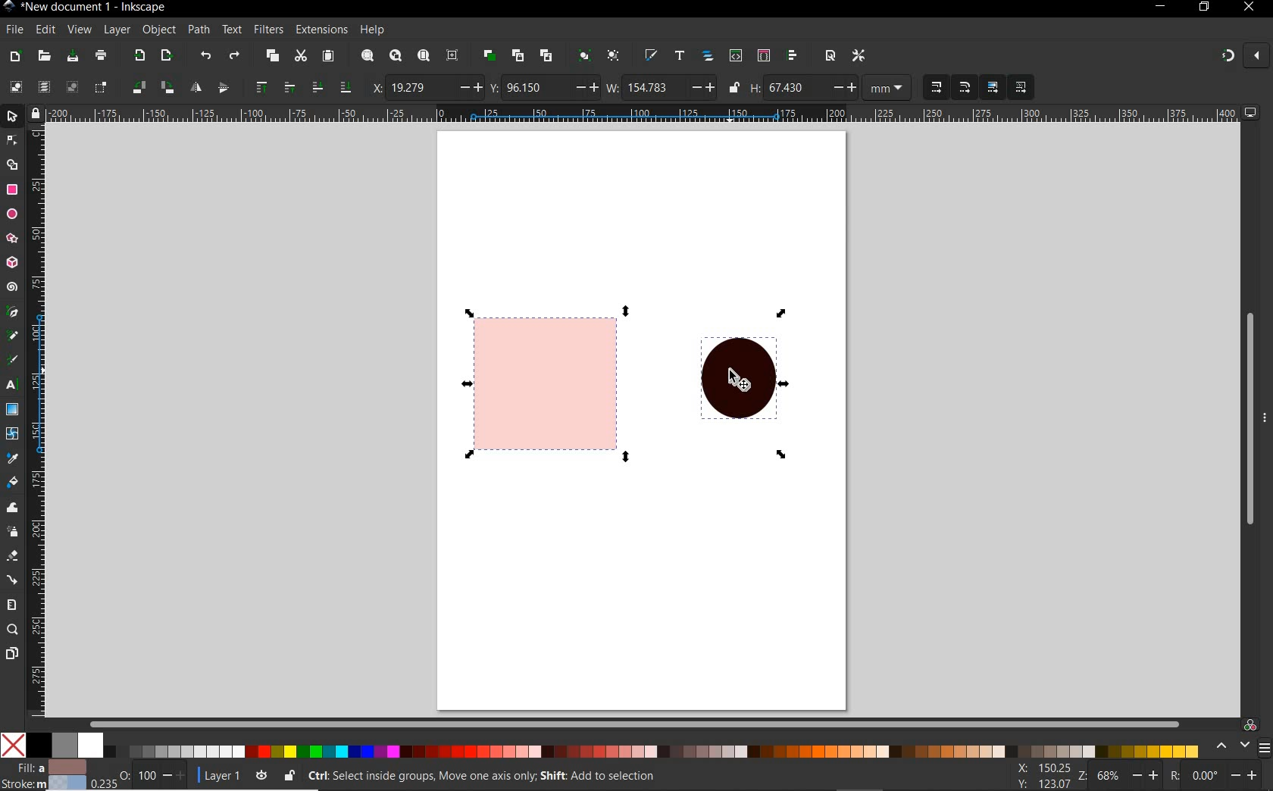 This screenshot has height=791, width=1273. I want to click on open export, so click(167, 55).